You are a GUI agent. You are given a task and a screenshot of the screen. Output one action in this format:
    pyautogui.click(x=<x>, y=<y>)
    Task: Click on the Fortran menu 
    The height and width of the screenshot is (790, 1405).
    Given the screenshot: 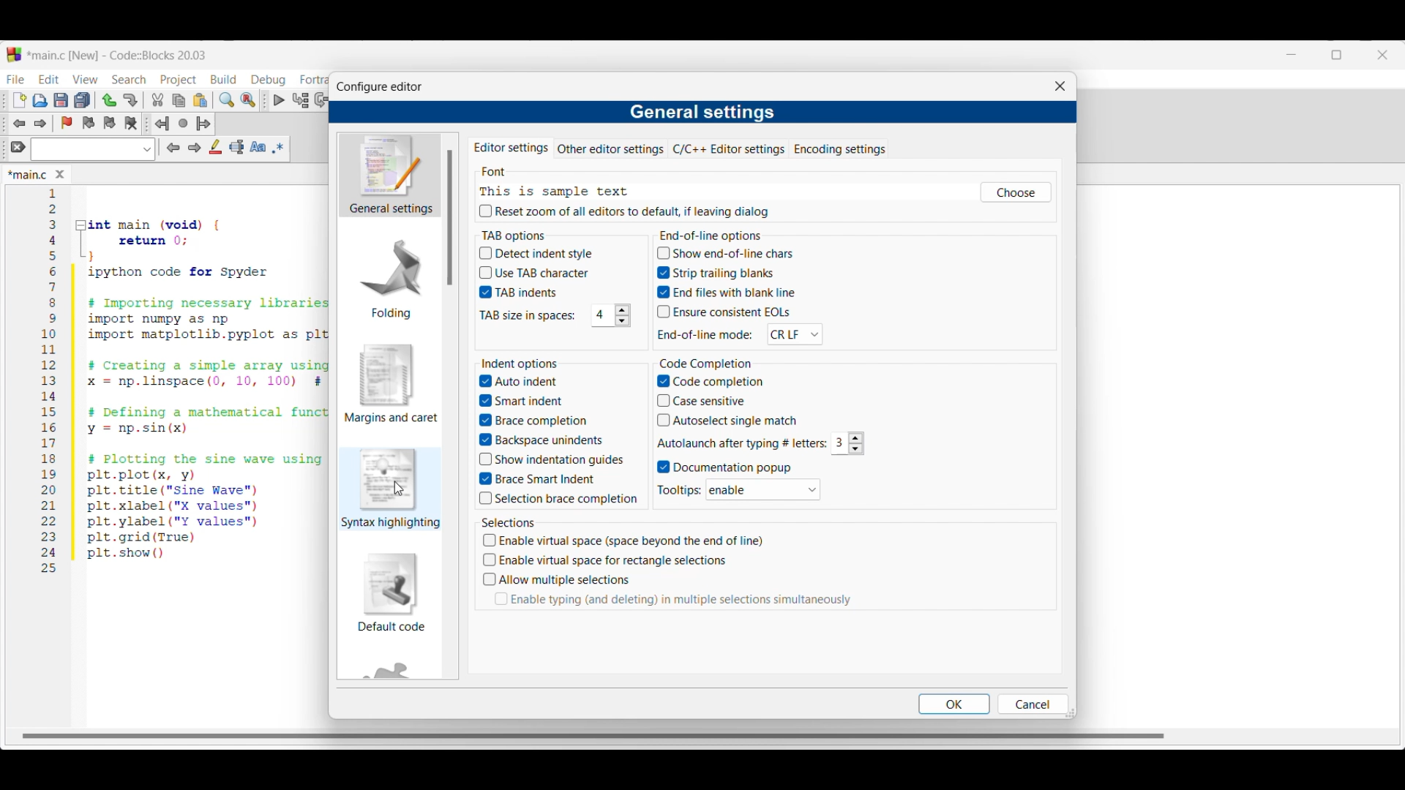 What is the action you would take?
    pyautogui.click(x=314, y=80)
    